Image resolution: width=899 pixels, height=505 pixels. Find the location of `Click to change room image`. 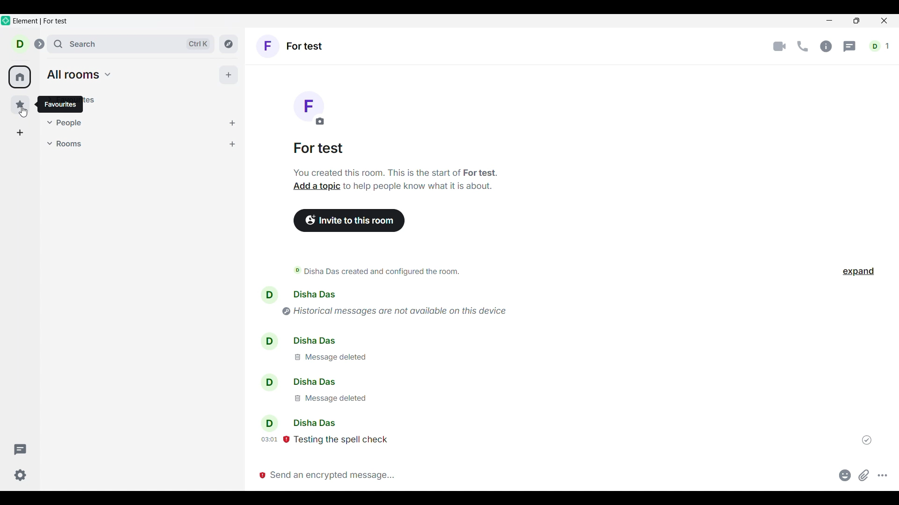

Click to change room image is located at coordinates (309, 109).